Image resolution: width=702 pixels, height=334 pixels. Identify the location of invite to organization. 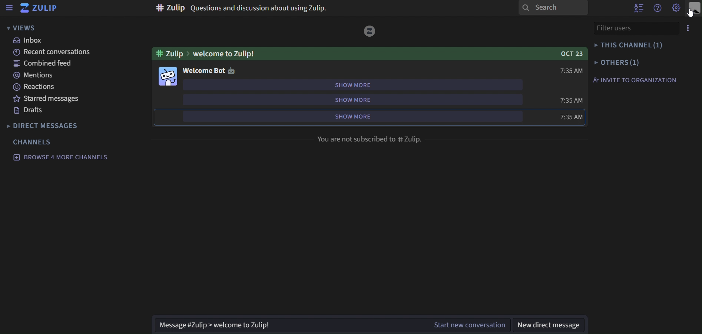
(637, 80).